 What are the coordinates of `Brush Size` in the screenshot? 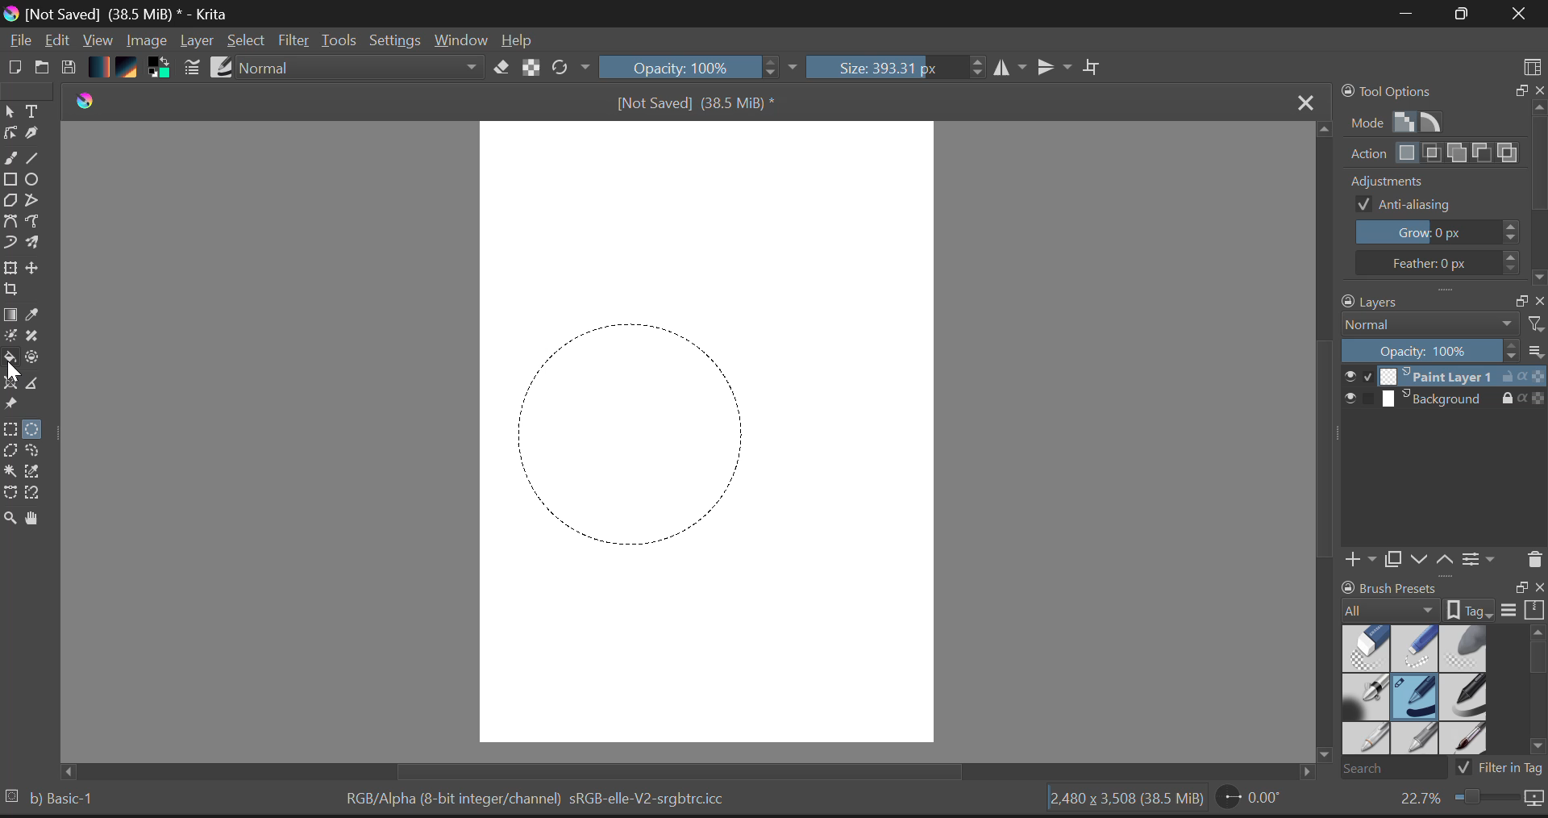 It's located at (895, 69).